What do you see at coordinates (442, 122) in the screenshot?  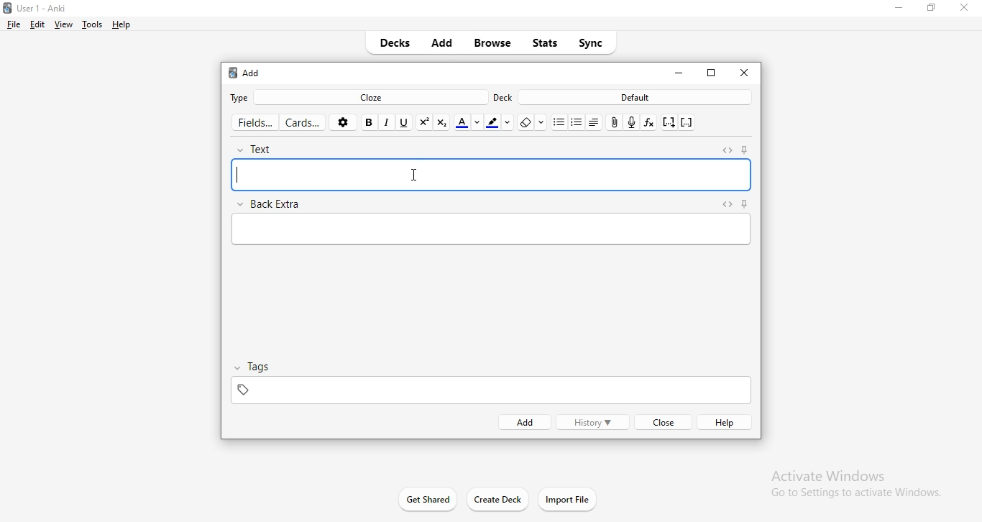 I see `sucscript` at bounding box center [442, 122].